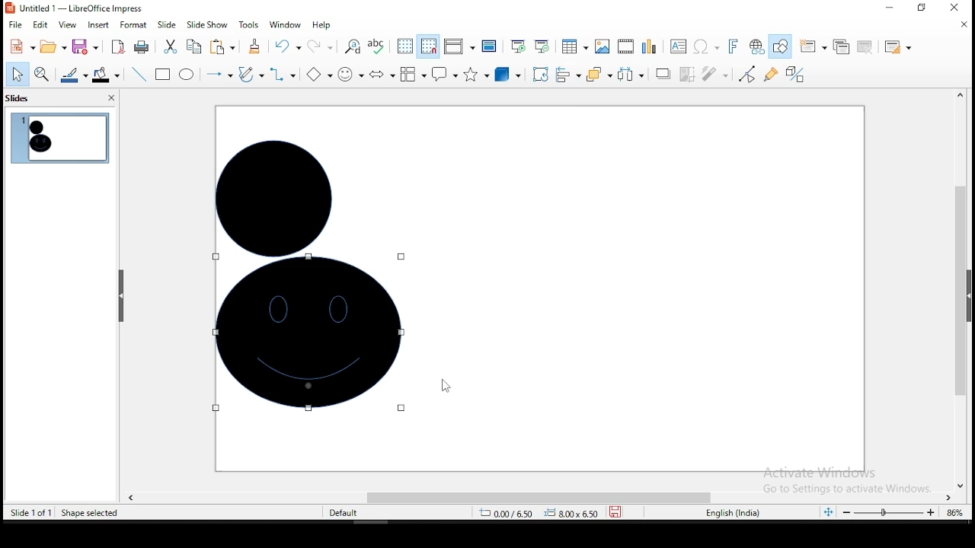 This screenshot has height=548, width=975. Describe the element at coordinates (283, 24) in the screenshot. I see `window` at that location.